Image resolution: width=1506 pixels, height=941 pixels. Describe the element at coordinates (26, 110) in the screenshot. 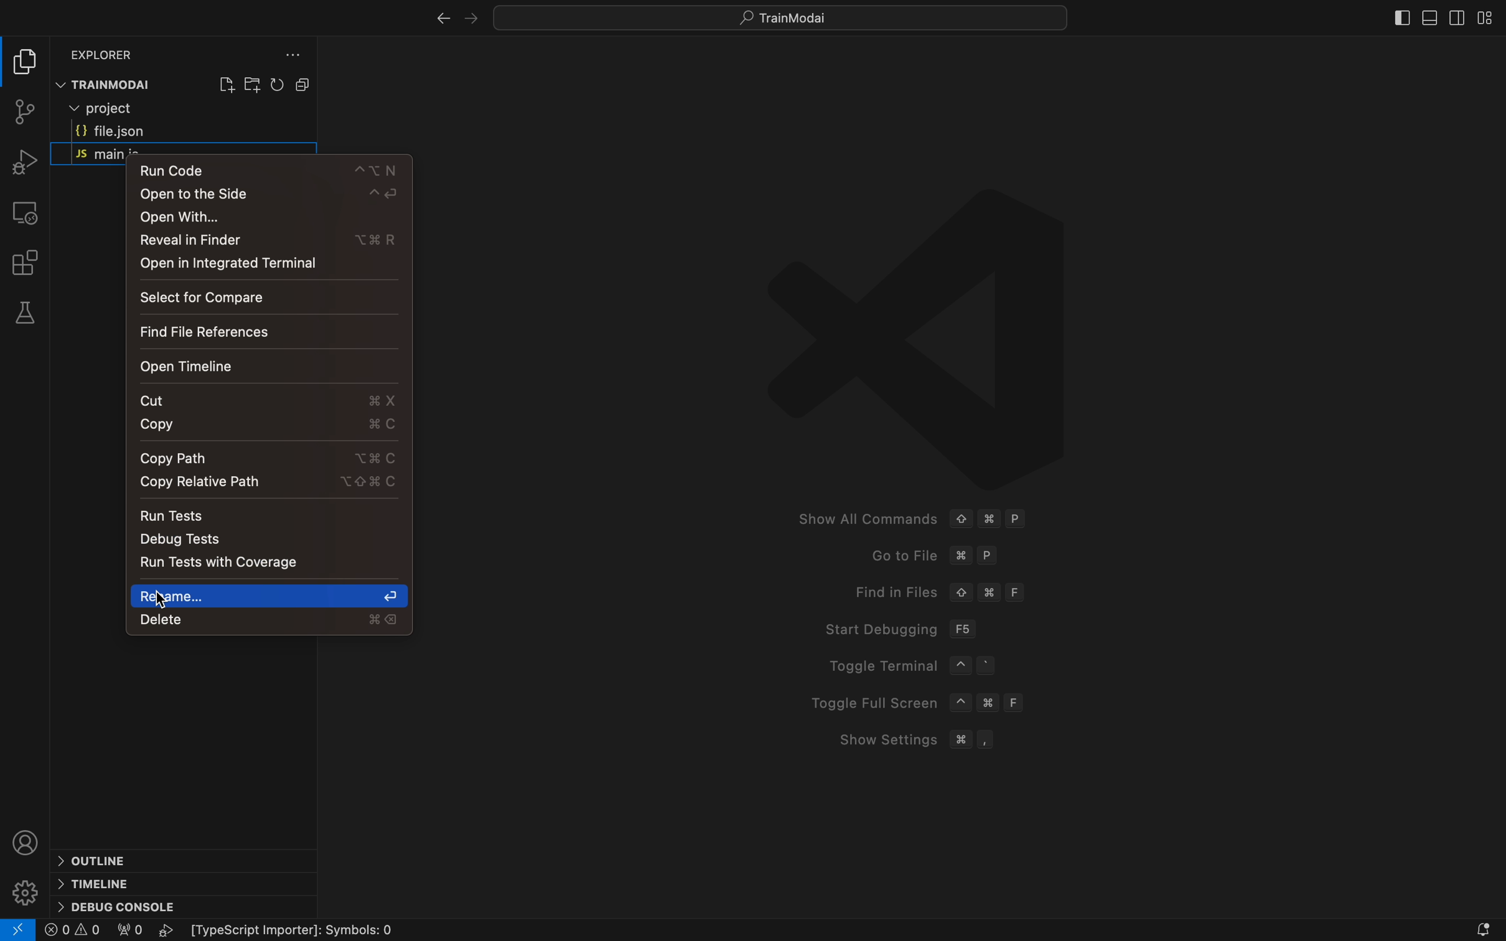

I see `git` at that location.